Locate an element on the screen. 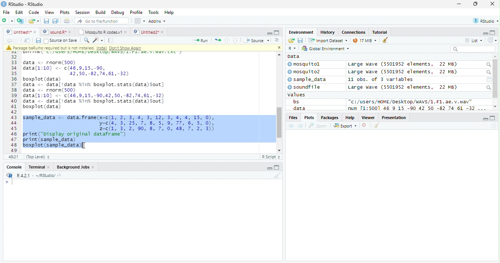 The height and width of the screenshot is (263, 500). Help is located at coordinates (350, 117).